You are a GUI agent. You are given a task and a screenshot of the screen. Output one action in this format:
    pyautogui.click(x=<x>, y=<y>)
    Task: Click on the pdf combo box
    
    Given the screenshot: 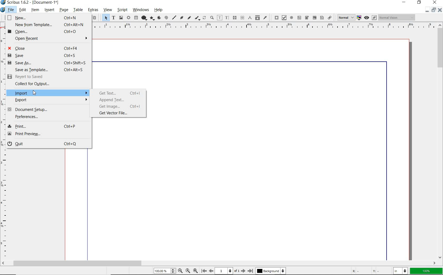 What is the action you would take?
    pyautogui.click(x=314, y=17)
    